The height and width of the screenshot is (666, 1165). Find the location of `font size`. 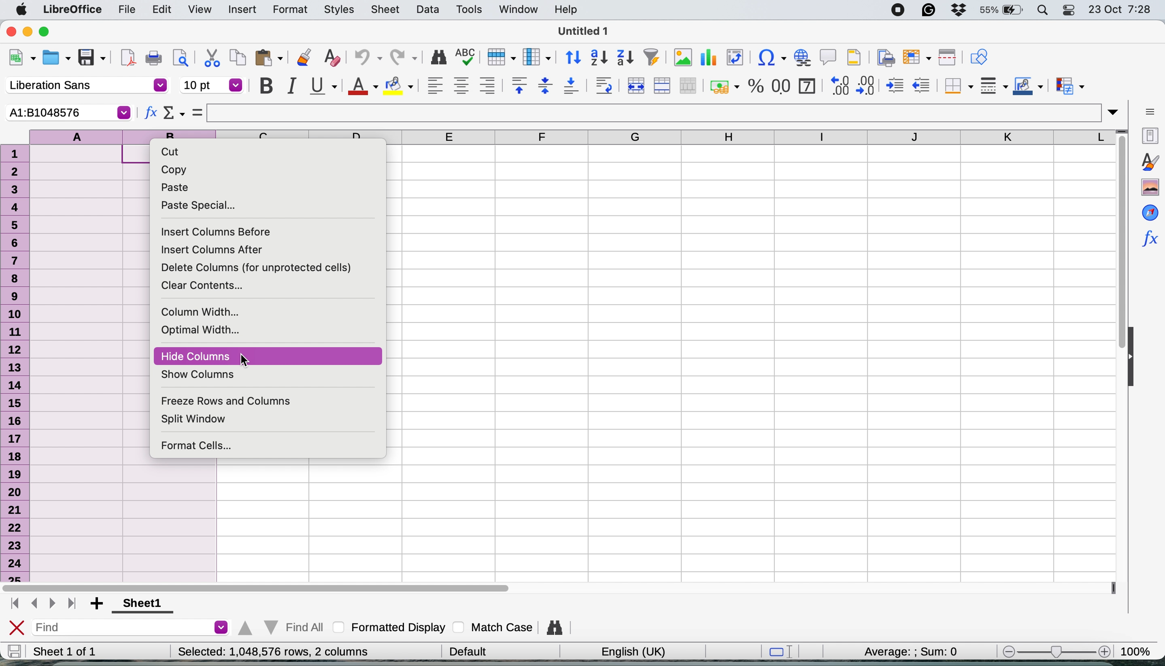

font size is located at coordinates (212, 85).